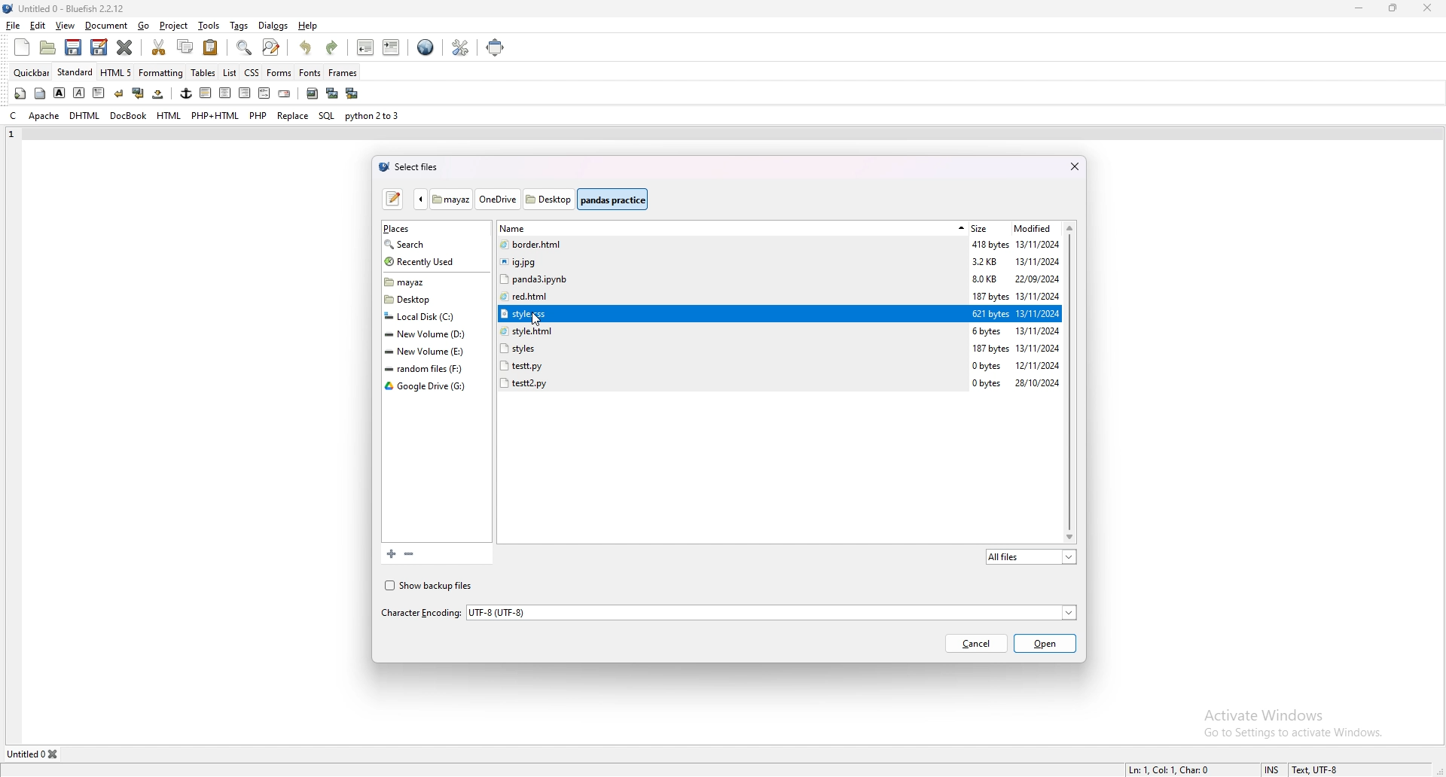 Image resolution: width=1446 pixels, height=777 pixels. What do you see at coordinates (428, 386) in the screenshot?
I see `folder` at bounding box center [428, 386].